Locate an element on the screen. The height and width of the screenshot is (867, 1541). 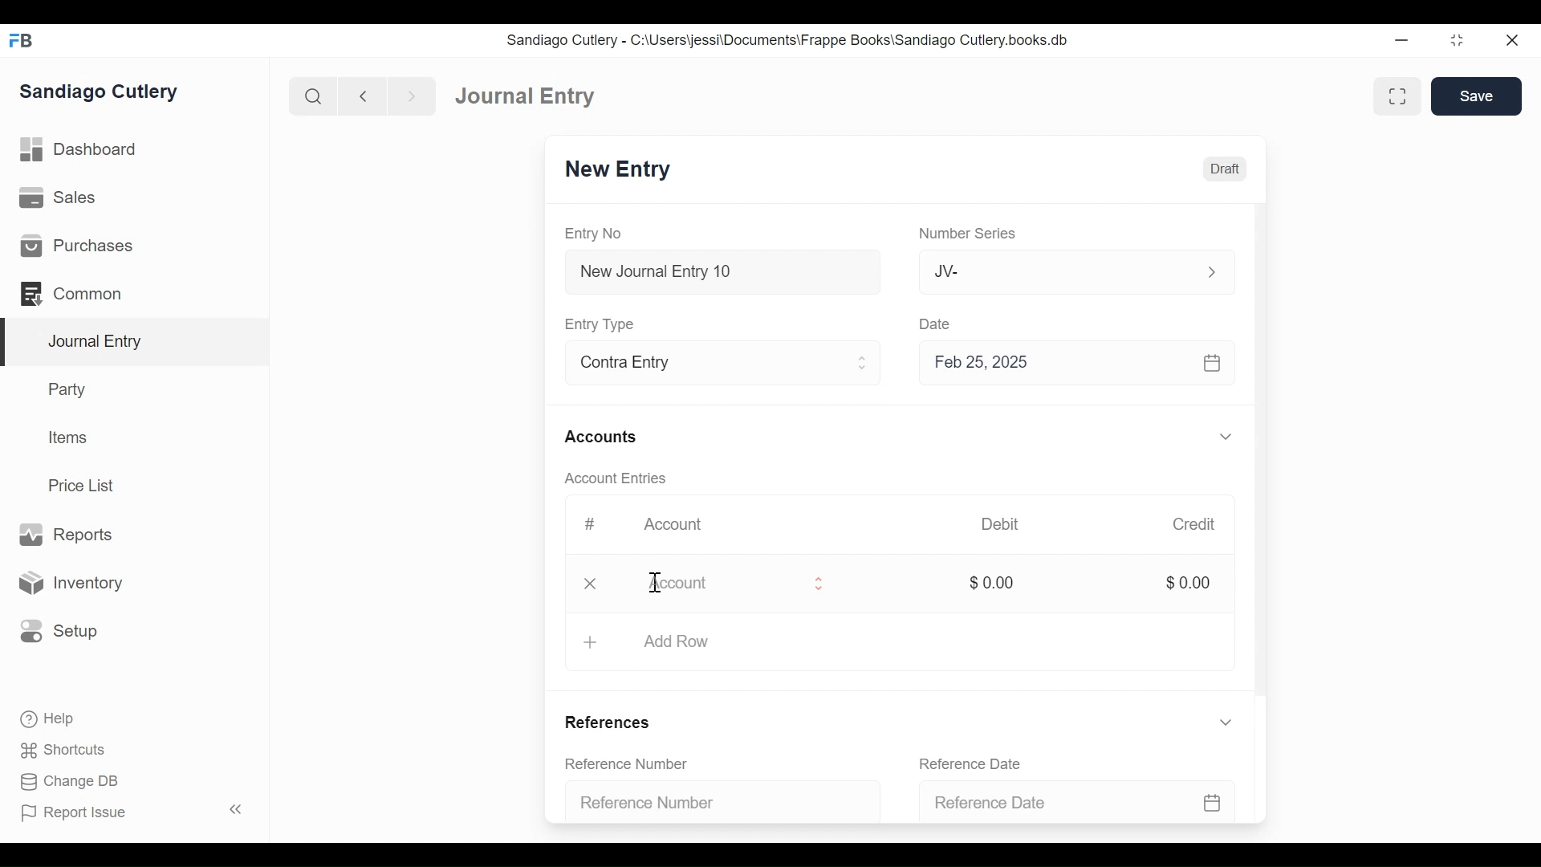
Report Issue is located at coordinates (132, 812).